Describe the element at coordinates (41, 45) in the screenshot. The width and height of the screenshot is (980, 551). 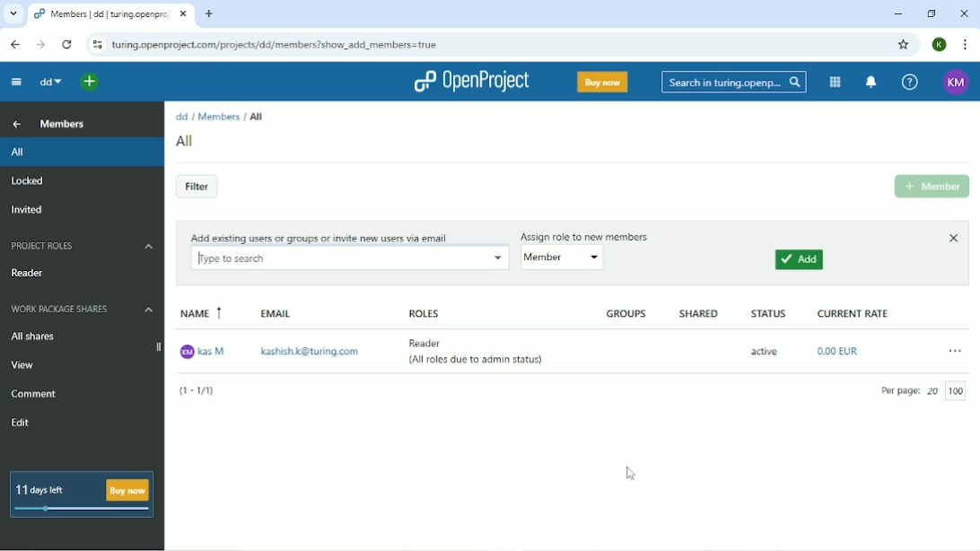
I see `Forward` at that location.